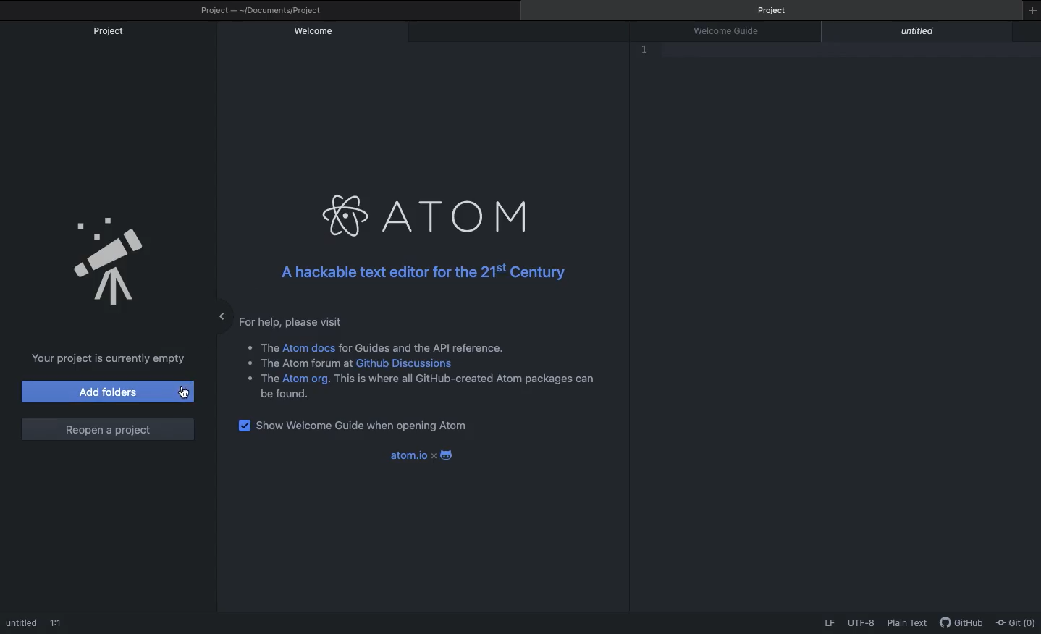 The width and height of the screenshot is (1041, 634). Describe the element at coordinates (59, 623) in the screenshot. I see `1:!` at that location.